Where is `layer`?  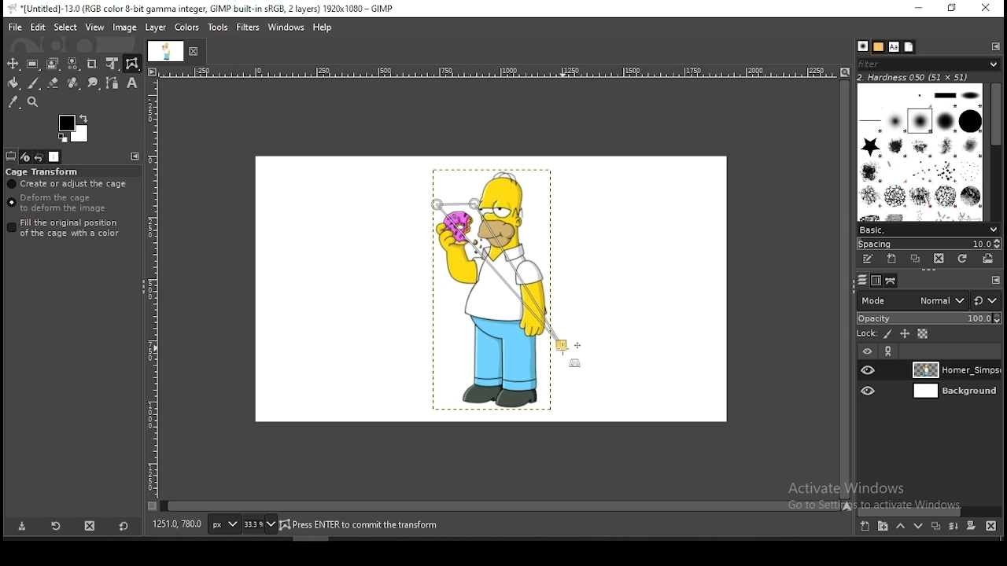
layer is located at coordinates (953, 392).